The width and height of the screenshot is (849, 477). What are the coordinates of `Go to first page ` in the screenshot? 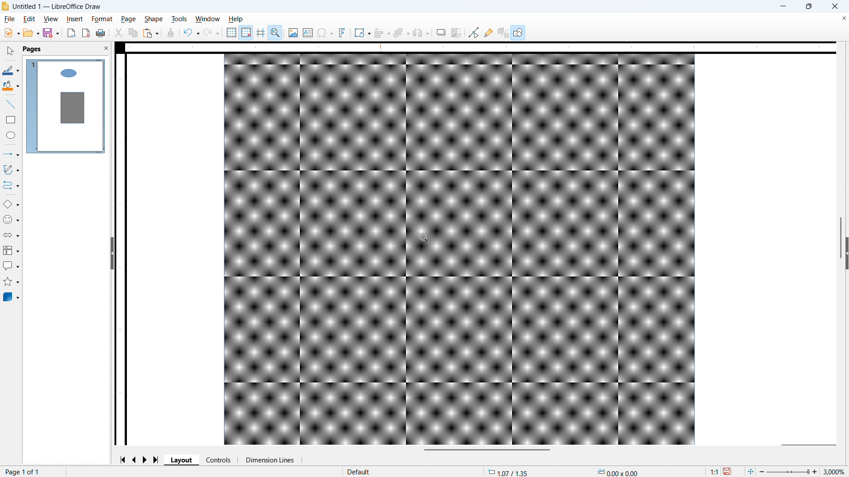 It's located at (124, 460).